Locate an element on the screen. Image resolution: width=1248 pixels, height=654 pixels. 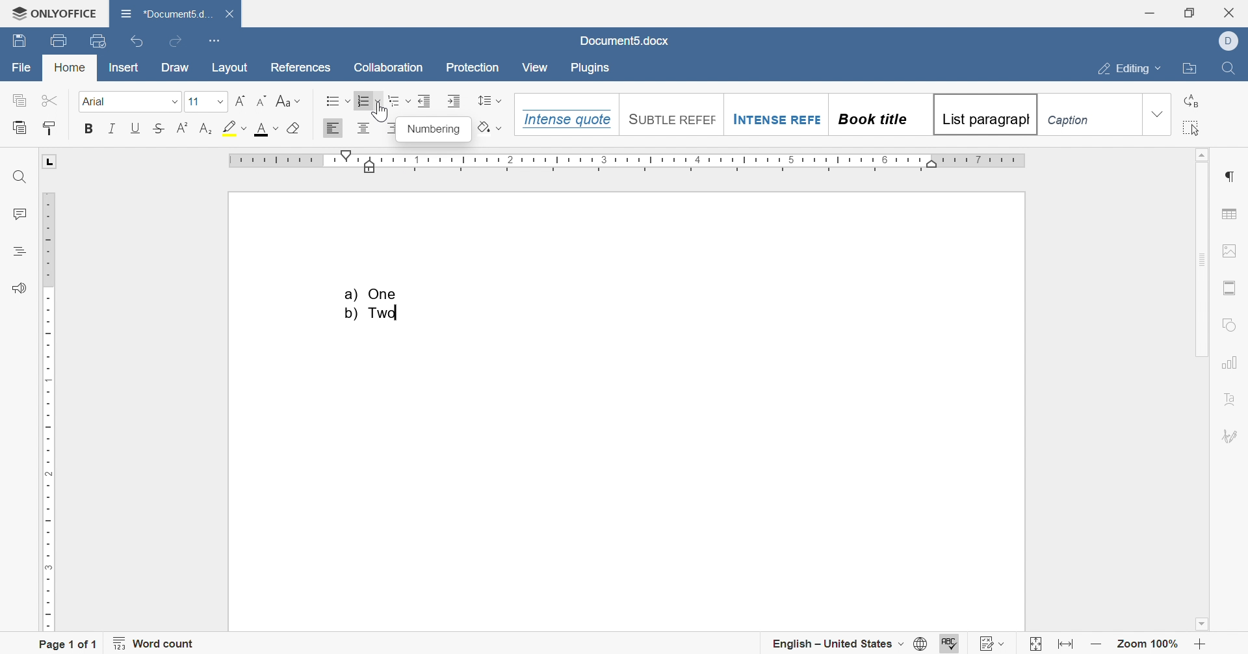
comments is located at coordinates (19, 213).